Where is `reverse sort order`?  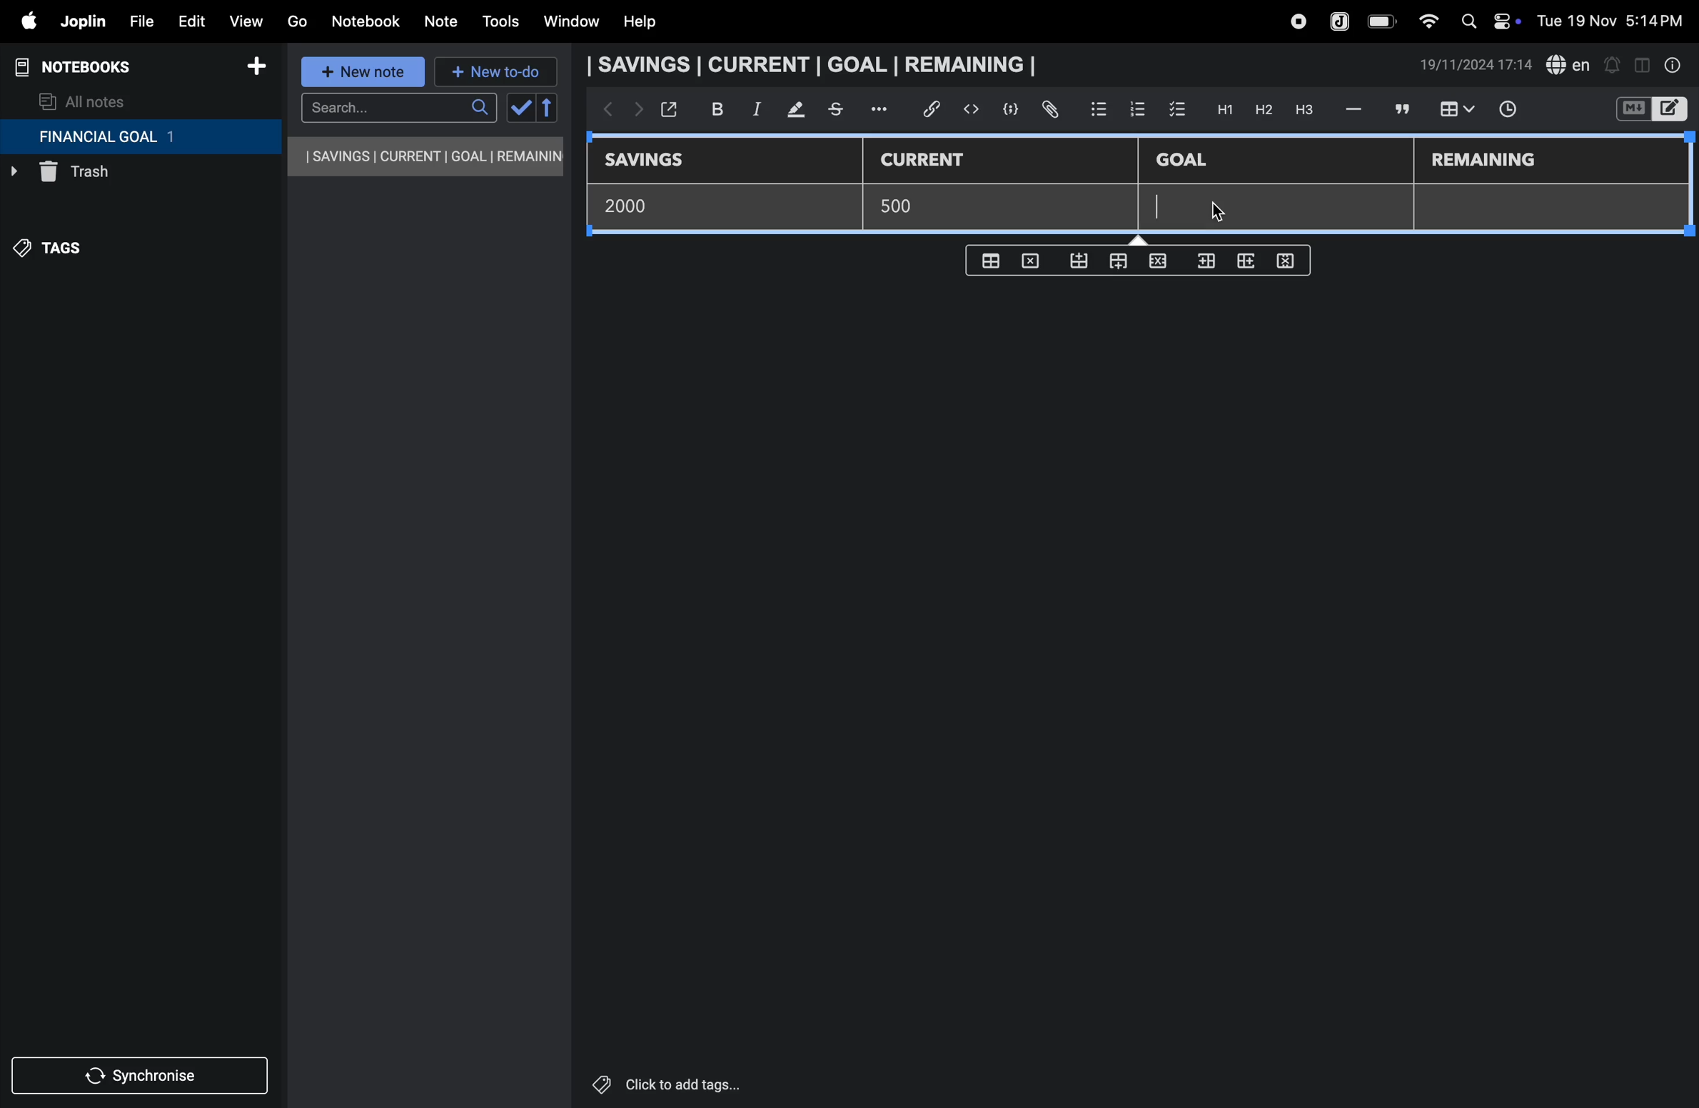 reverse sort order is located at coordinates (548, 108).